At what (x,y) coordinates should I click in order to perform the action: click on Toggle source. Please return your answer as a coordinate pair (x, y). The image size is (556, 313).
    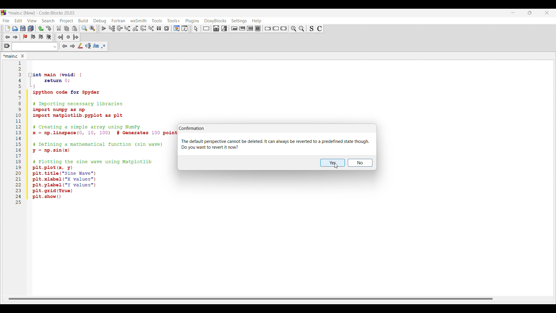
    Looking at the image, I should click on (312, 28).